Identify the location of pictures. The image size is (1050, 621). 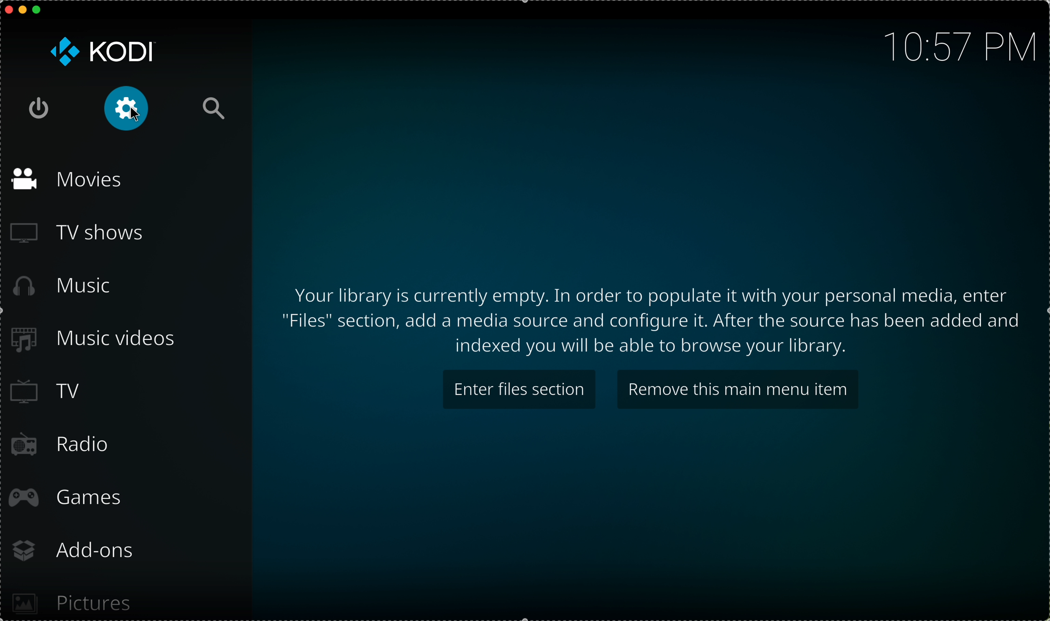
(74, 598).